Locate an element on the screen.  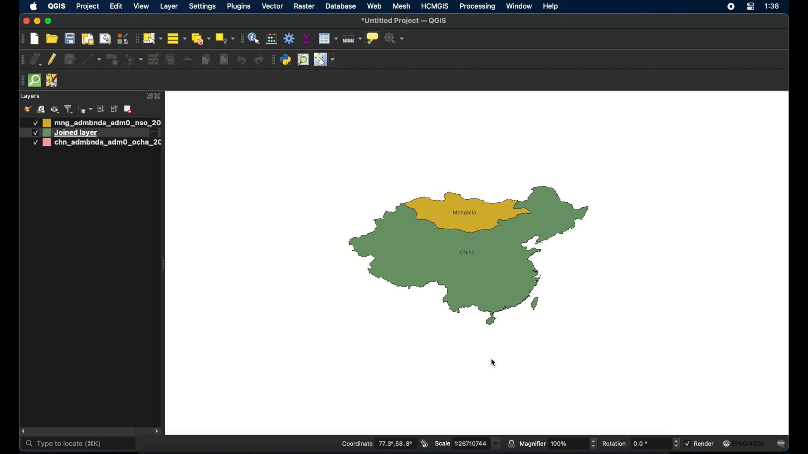
modify attributes is located at coordinates (153, 60).